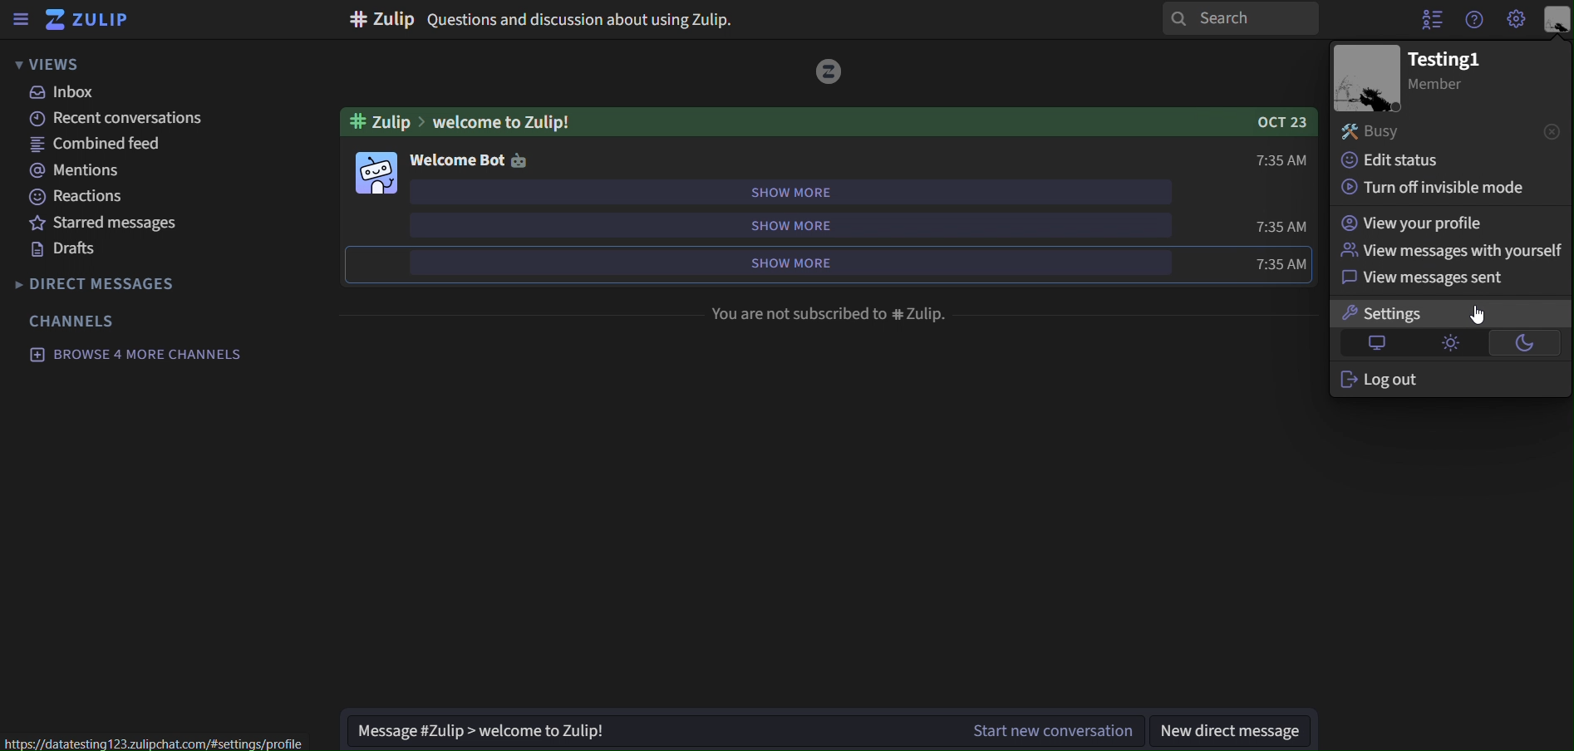 The image size is (1574, 751). What do you see at coordinates (1393, 312) in the screenshot?
I see `settings` at bounding box center [1393, 312].